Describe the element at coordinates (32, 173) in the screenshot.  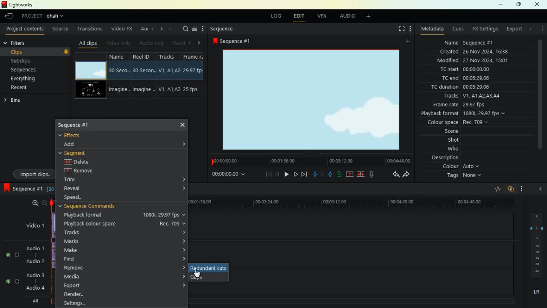
I see `import clips` at that location.